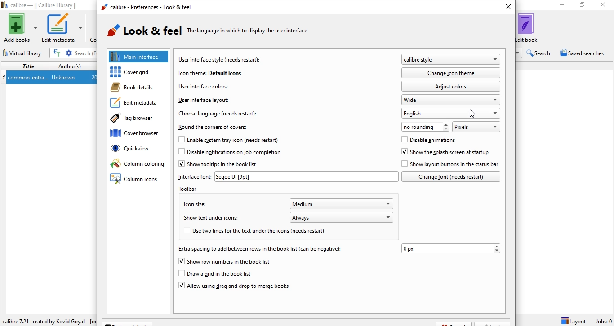  Describe the element at coordinates (136, 88) in the screenshot. I see `book details` at that location.